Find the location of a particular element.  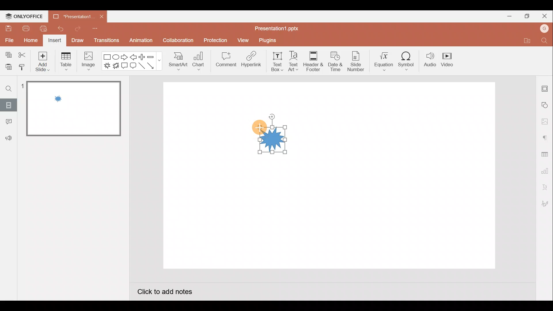

Minimize is located at coordinates (509, 16).